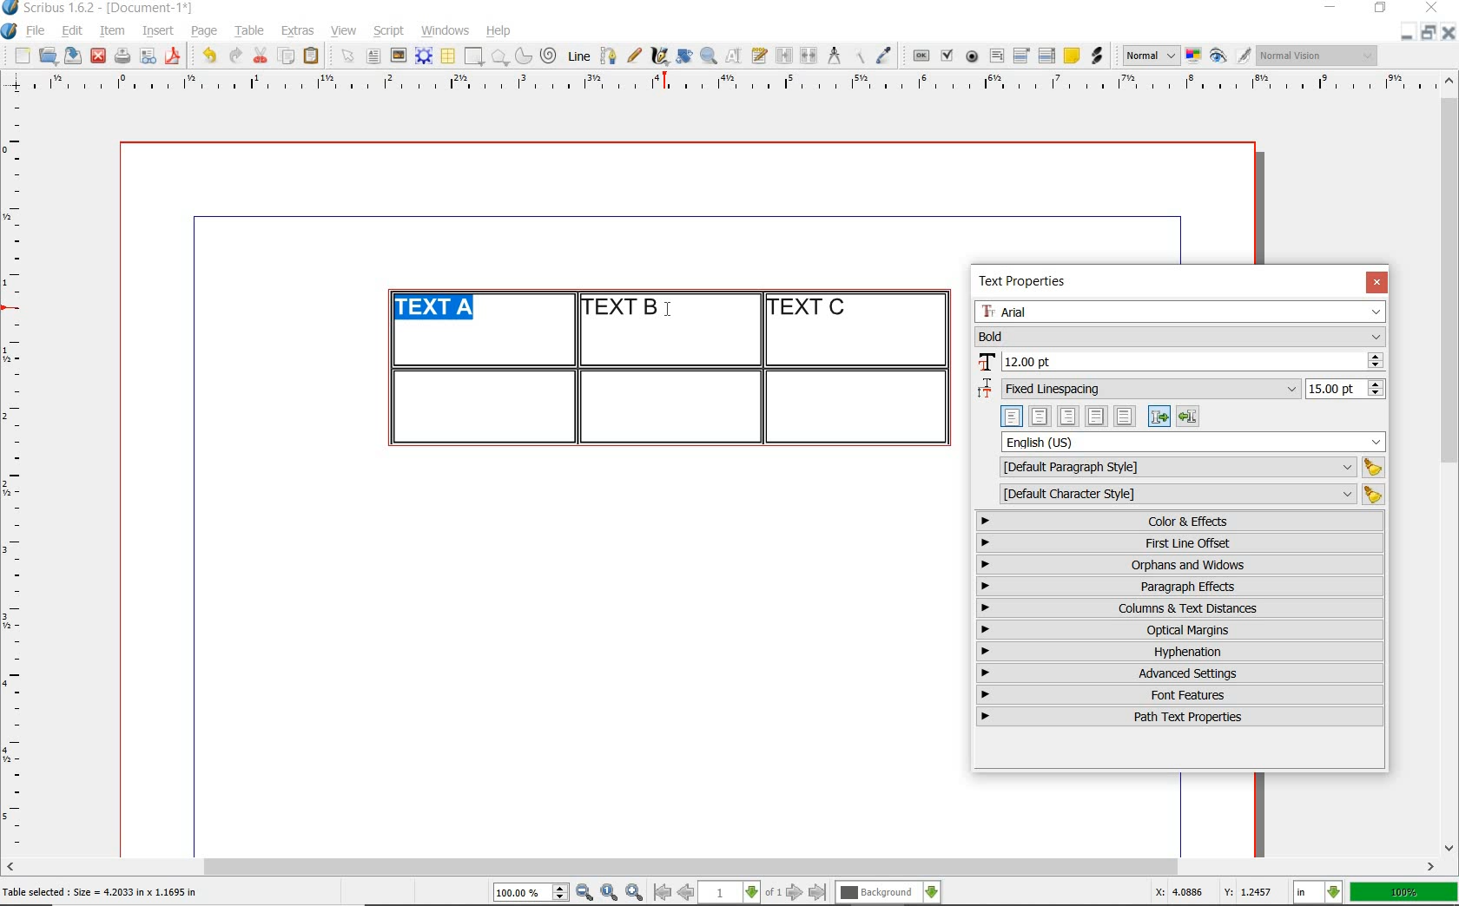 The width and height of the screenshot is (1459, 906). What do you see at coordinates (671, 312) in the screenshot?
I see `cursor` at bounding box center [671, 312].